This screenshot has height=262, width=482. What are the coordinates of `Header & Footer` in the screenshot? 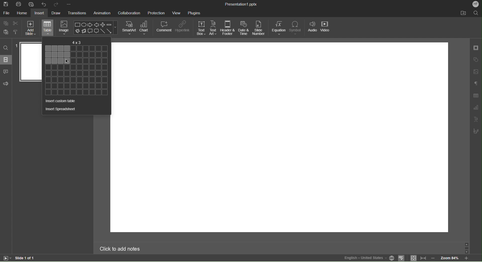 It's located at (228, 28).